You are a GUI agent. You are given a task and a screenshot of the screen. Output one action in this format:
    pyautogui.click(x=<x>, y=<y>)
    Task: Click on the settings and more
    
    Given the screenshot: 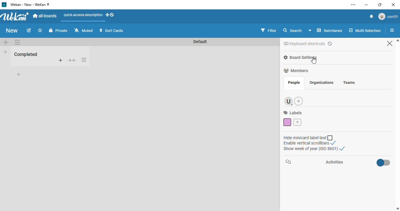 What is the action you would take?
    pyautogui.click(x=354, y=5)
    